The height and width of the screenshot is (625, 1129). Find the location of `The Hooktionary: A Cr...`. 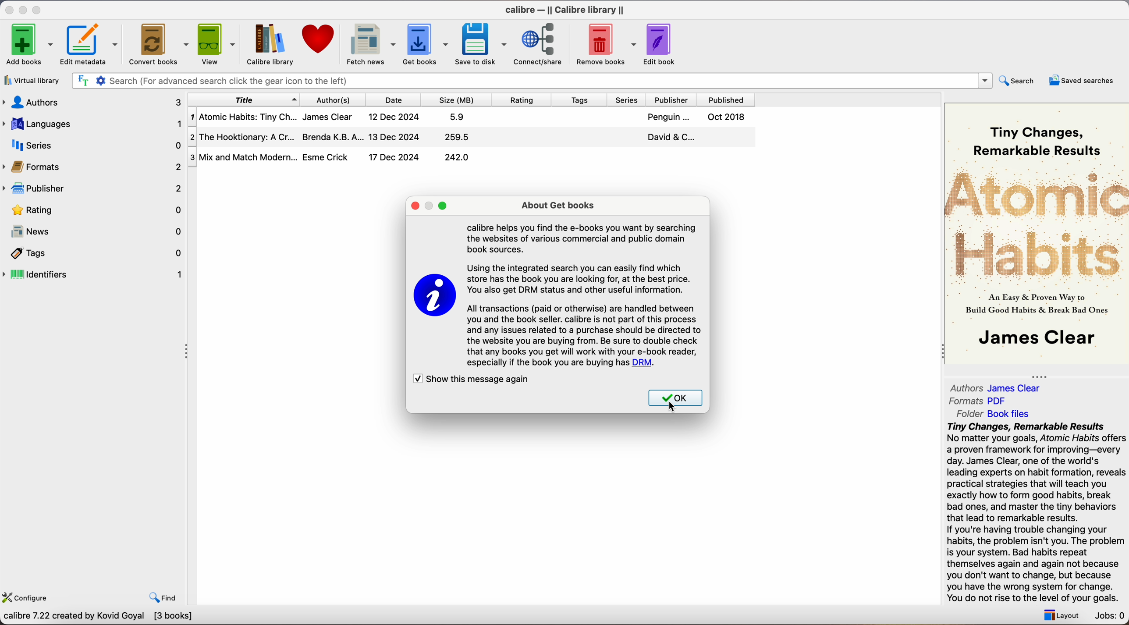

The Hooktionary: A Cr... is located at coordinates (243, 138).